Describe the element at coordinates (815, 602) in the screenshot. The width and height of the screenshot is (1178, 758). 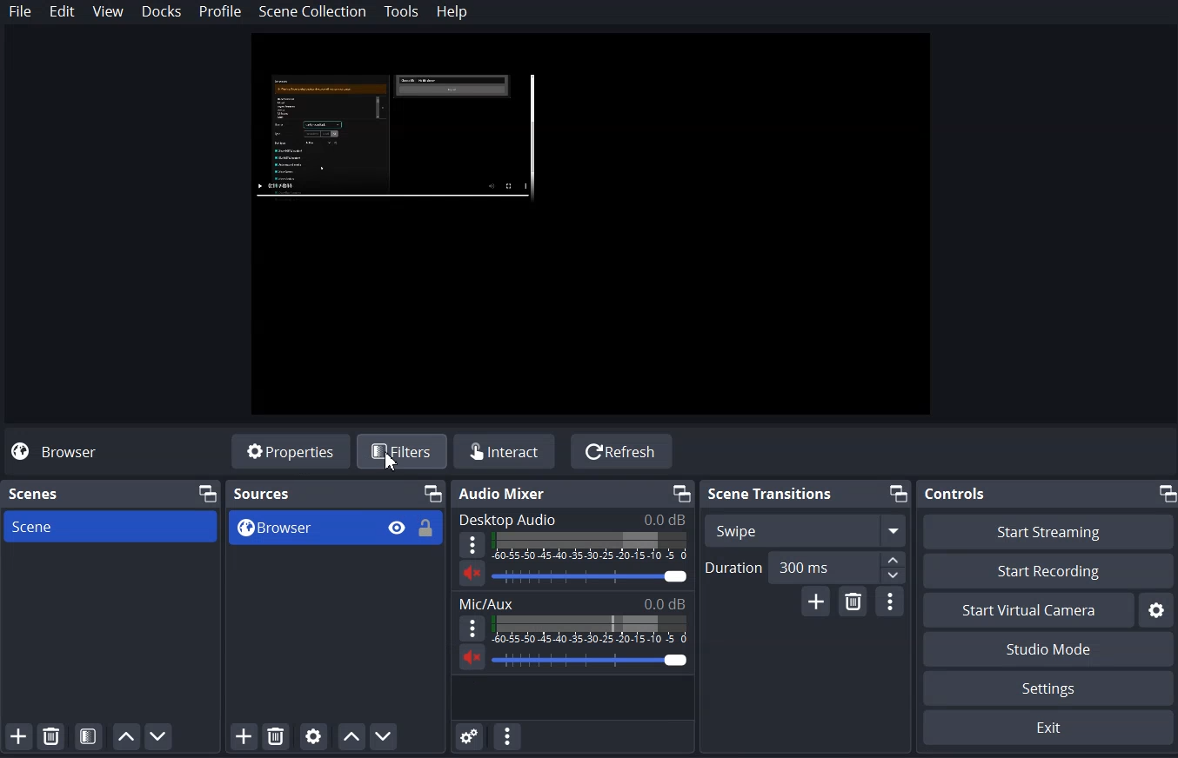
I see `Add Configurable Transition` at that location.